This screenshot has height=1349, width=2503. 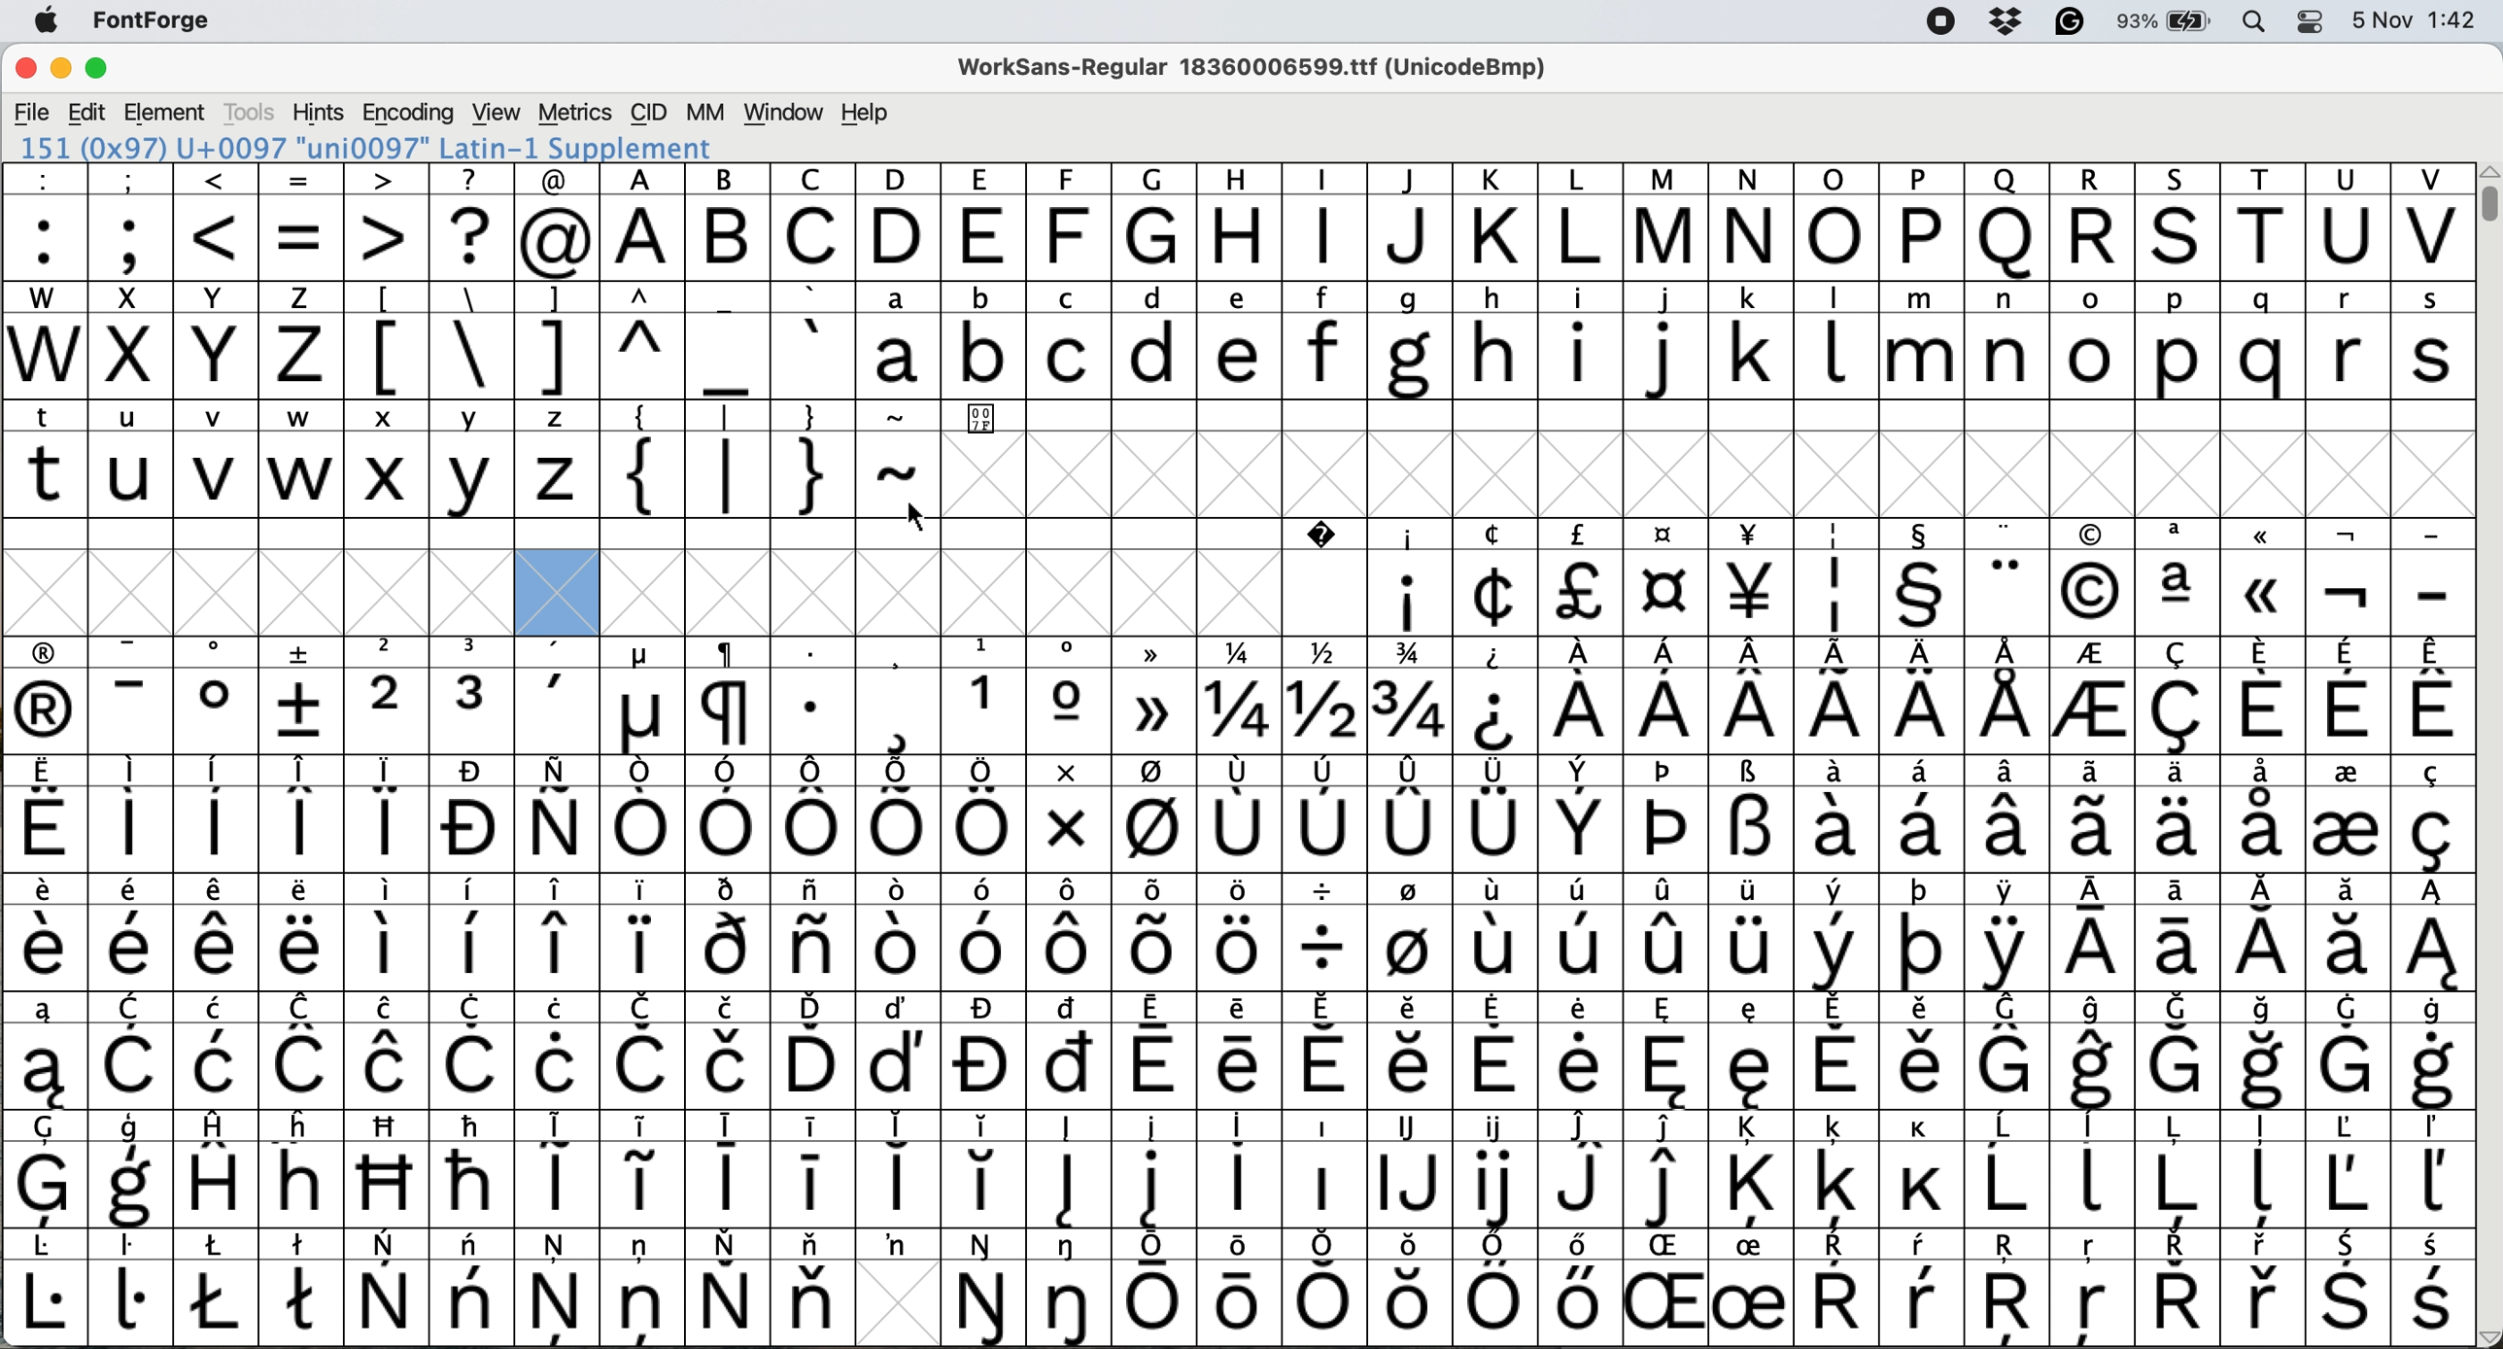 What do you see at coordinates (2346, 1168) in the screenshot?
I see `symbol` at bounding box center [2346, 1168].